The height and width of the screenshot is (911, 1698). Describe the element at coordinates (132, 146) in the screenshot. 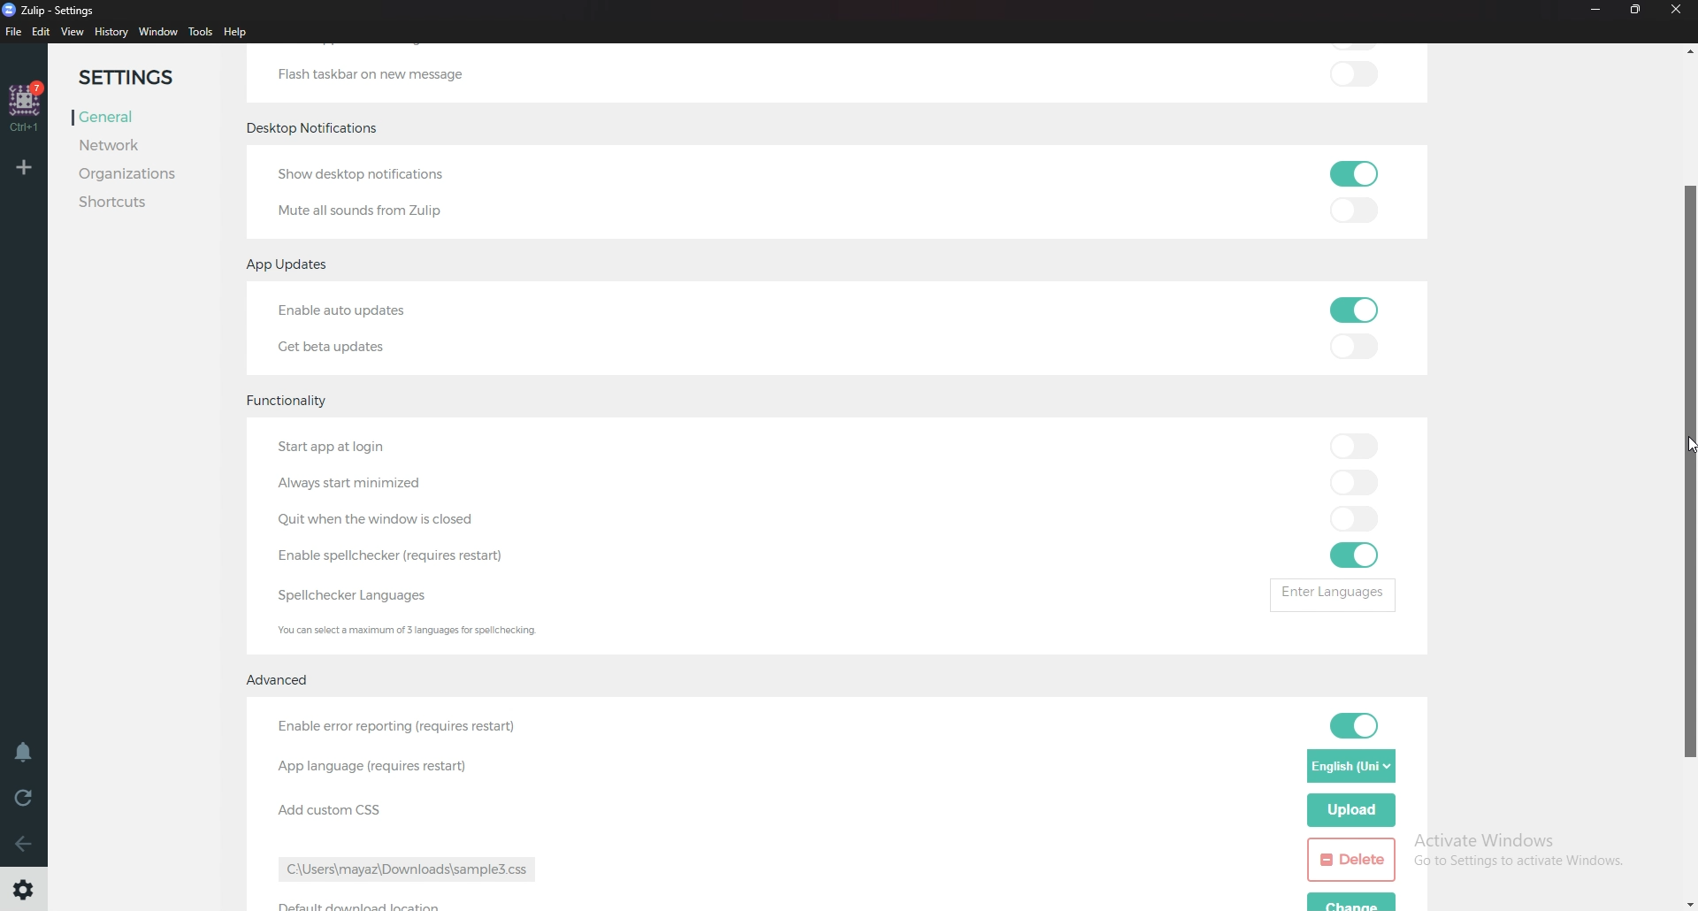

I see `Network` at that location.